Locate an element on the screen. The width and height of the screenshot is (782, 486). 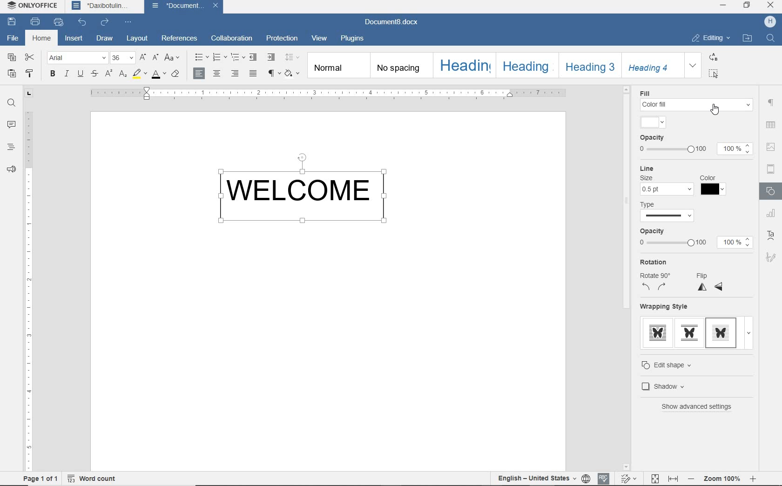
EDITING is located at coordinates (709, 38).